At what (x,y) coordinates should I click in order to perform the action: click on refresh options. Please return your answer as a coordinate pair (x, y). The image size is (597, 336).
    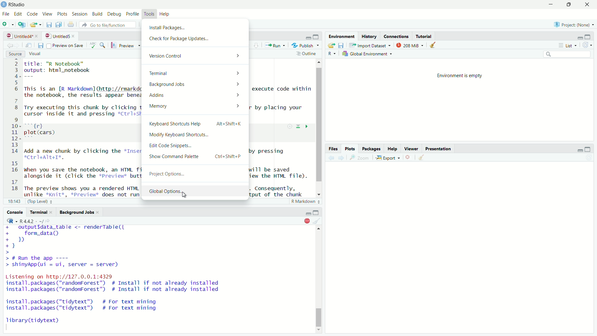
    Looking at the image, I should click on (588, 45).